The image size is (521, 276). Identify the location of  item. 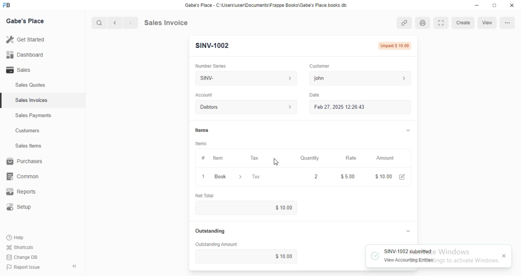
(218, 158).